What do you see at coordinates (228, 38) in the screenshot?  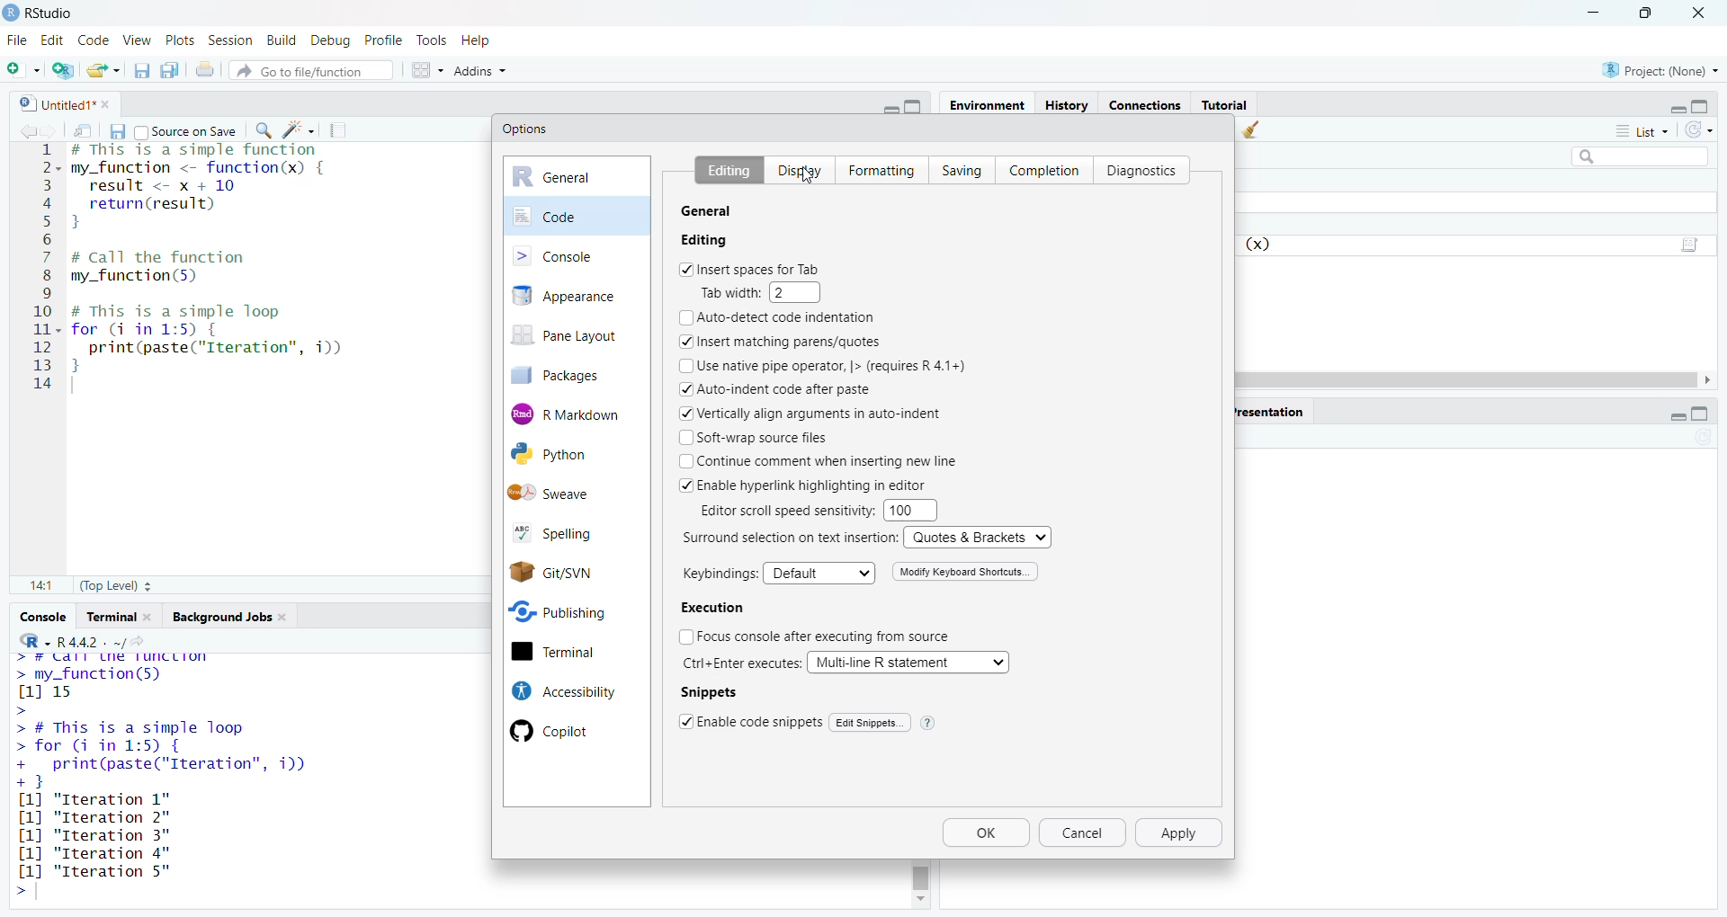 I see `session` at bounding box center [228, 38].